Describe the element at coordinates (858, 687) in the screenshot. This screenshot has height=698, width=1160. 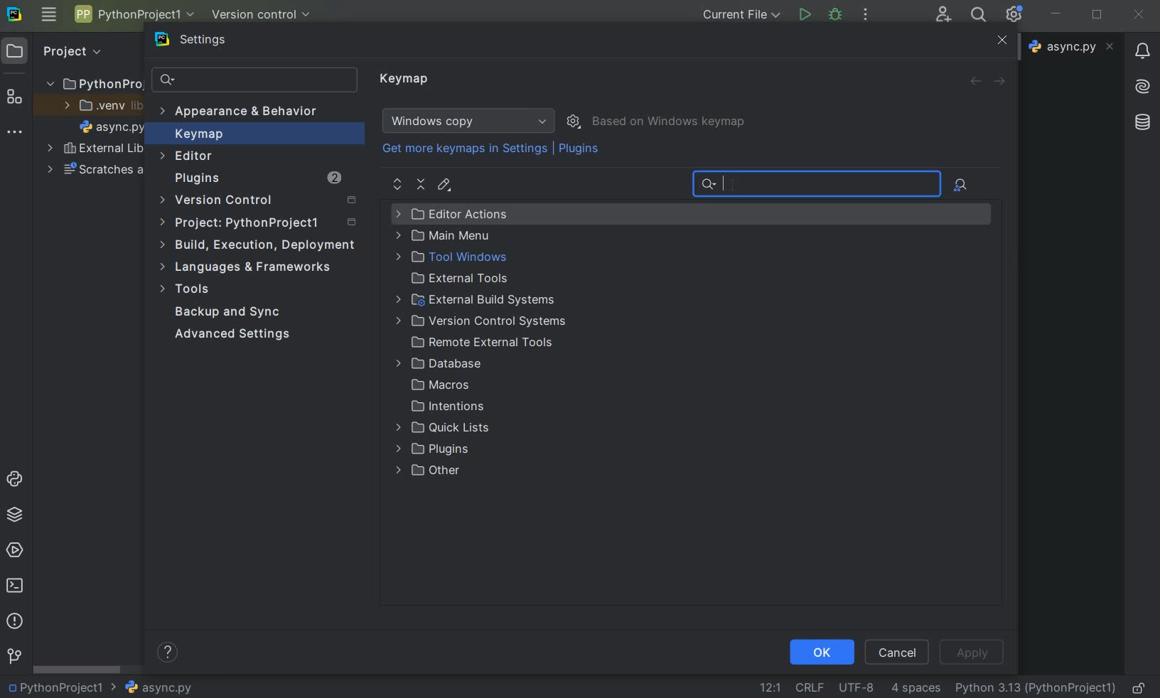
I see `file encoding` at that location.